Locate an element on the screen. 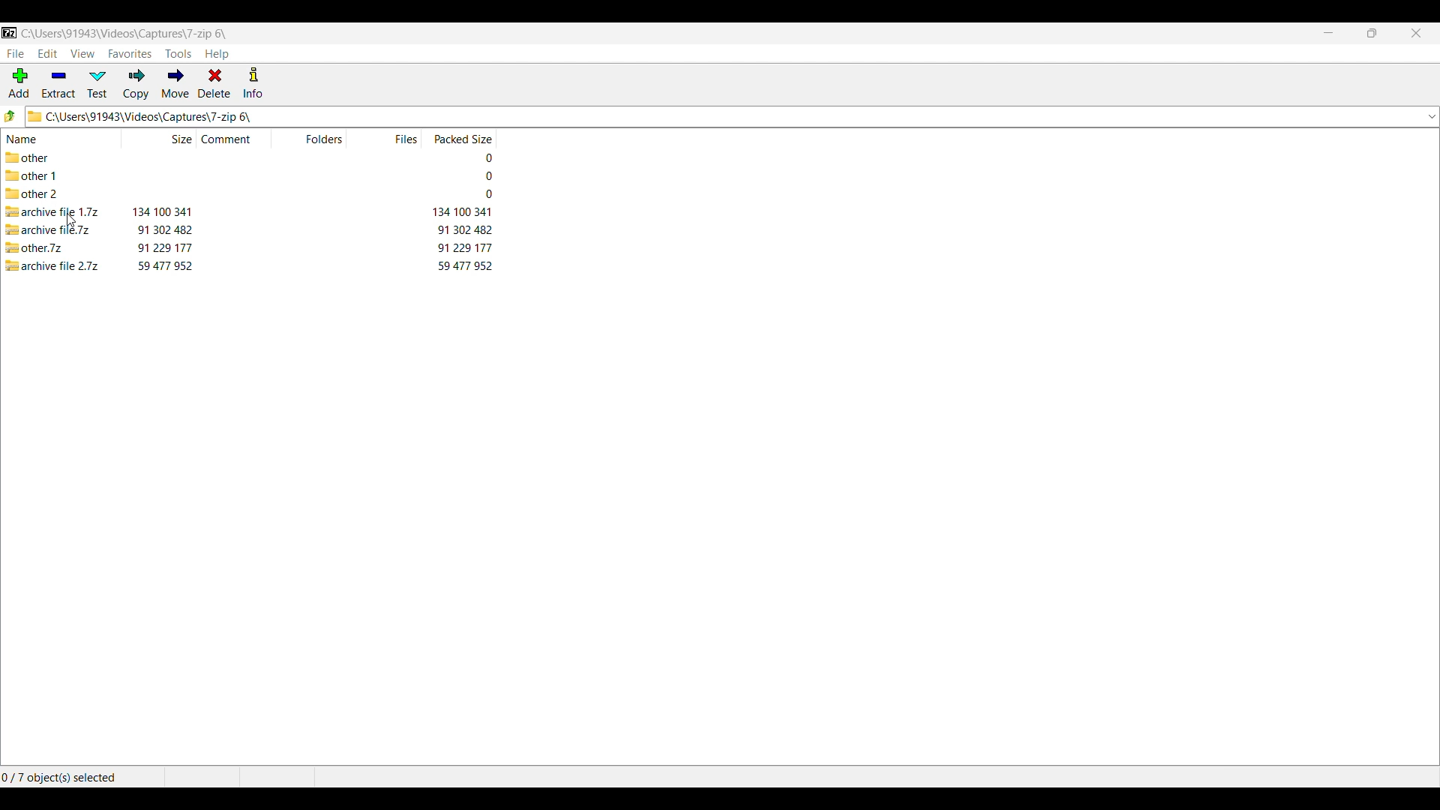  packed size is located at coordinates (465, 229).